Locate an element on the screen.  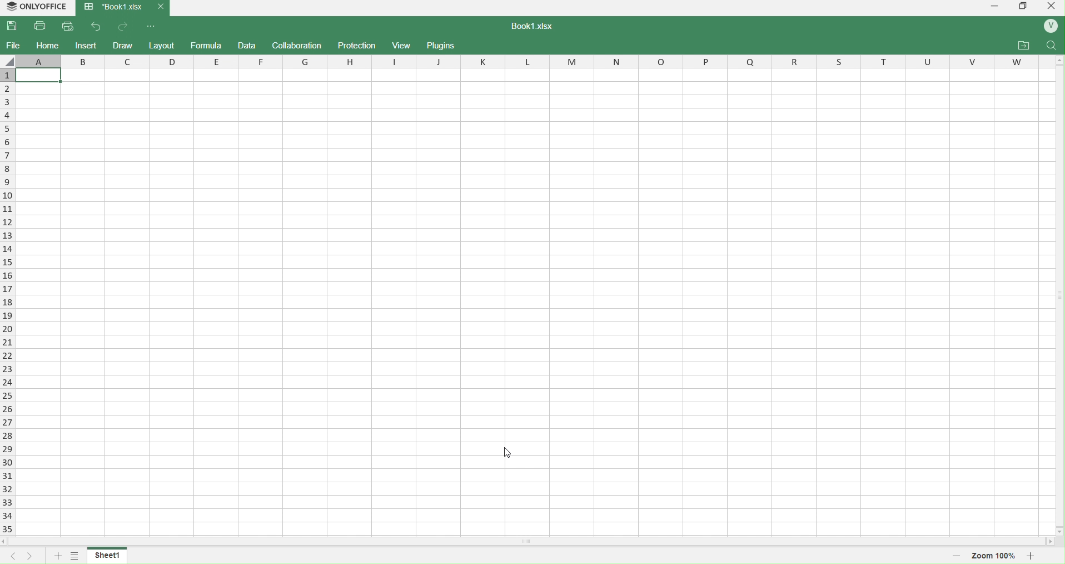
file is located at coordinates (13, 45).